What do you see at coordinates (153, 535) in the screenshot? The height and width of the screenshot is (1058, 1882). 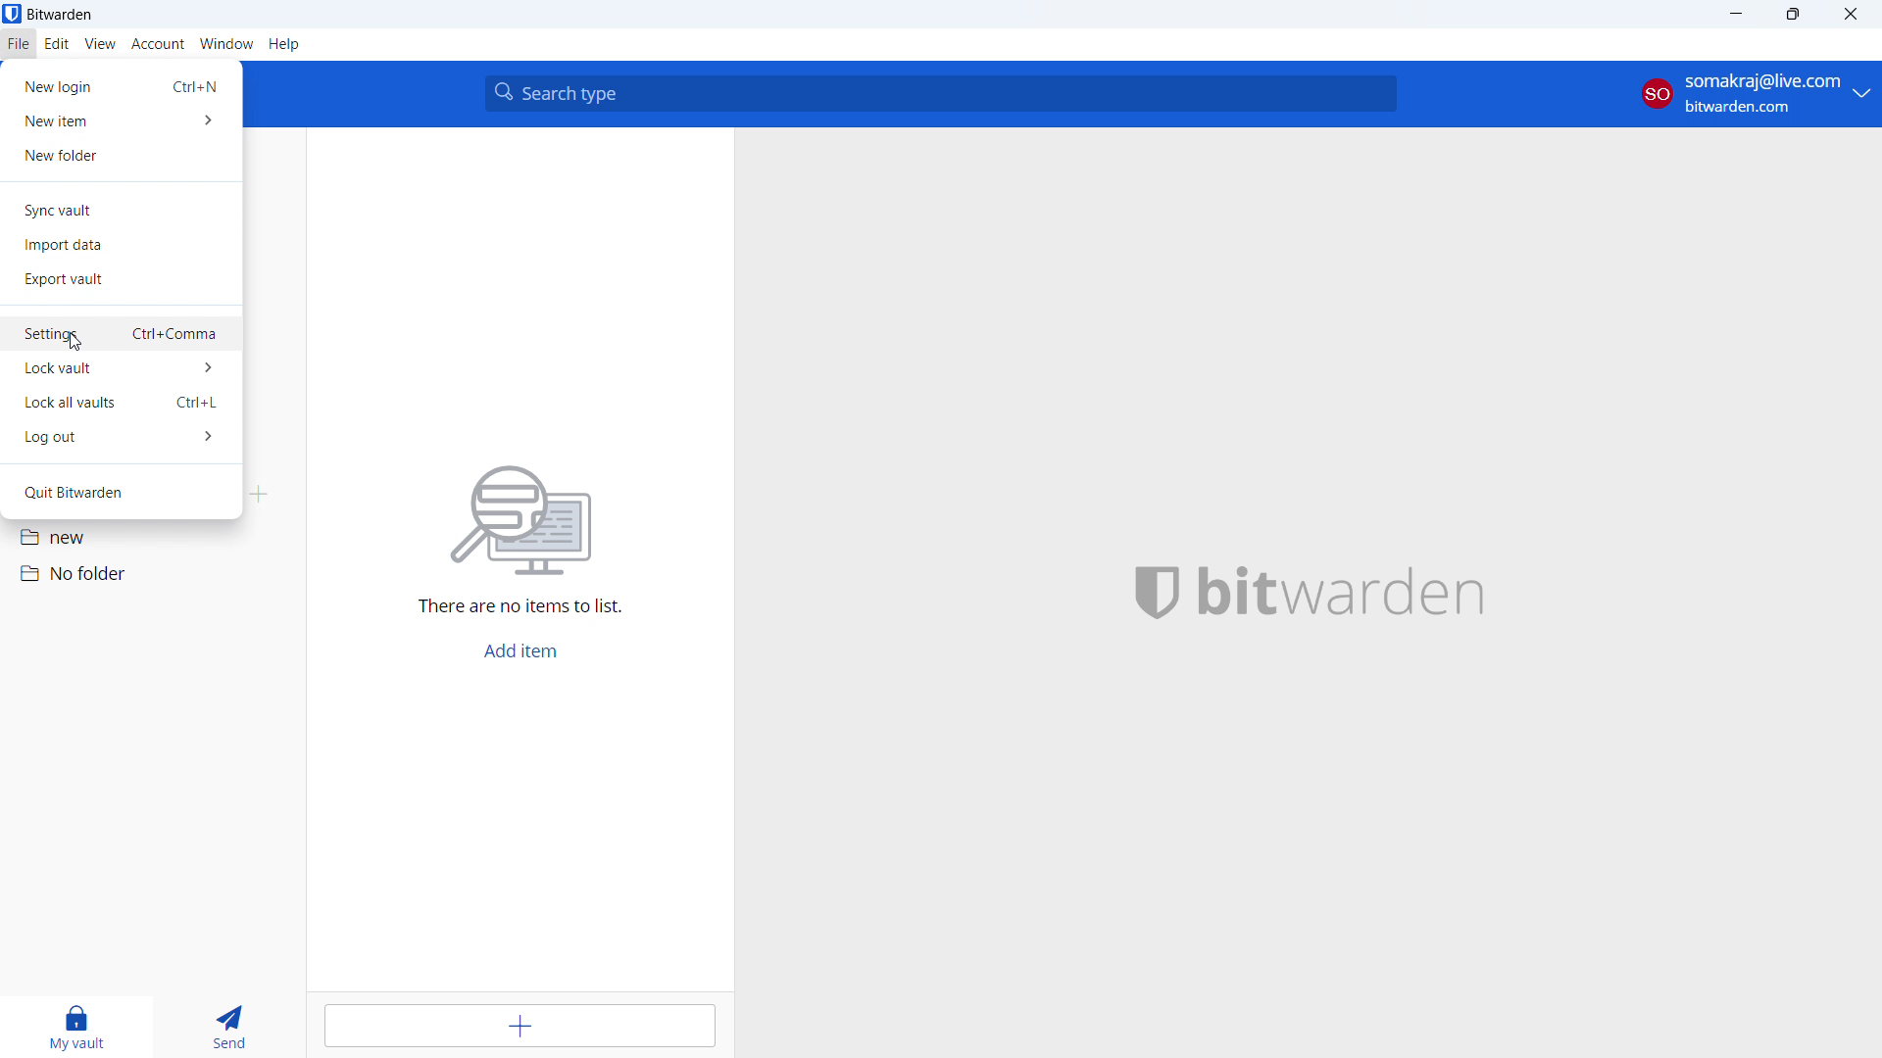 I see `folder 1` at bounding box center [153, 535].